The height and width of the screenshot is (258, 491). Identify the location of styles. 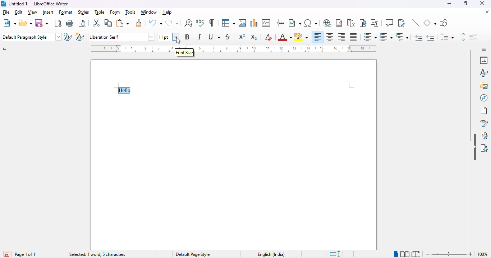
(83, 12).